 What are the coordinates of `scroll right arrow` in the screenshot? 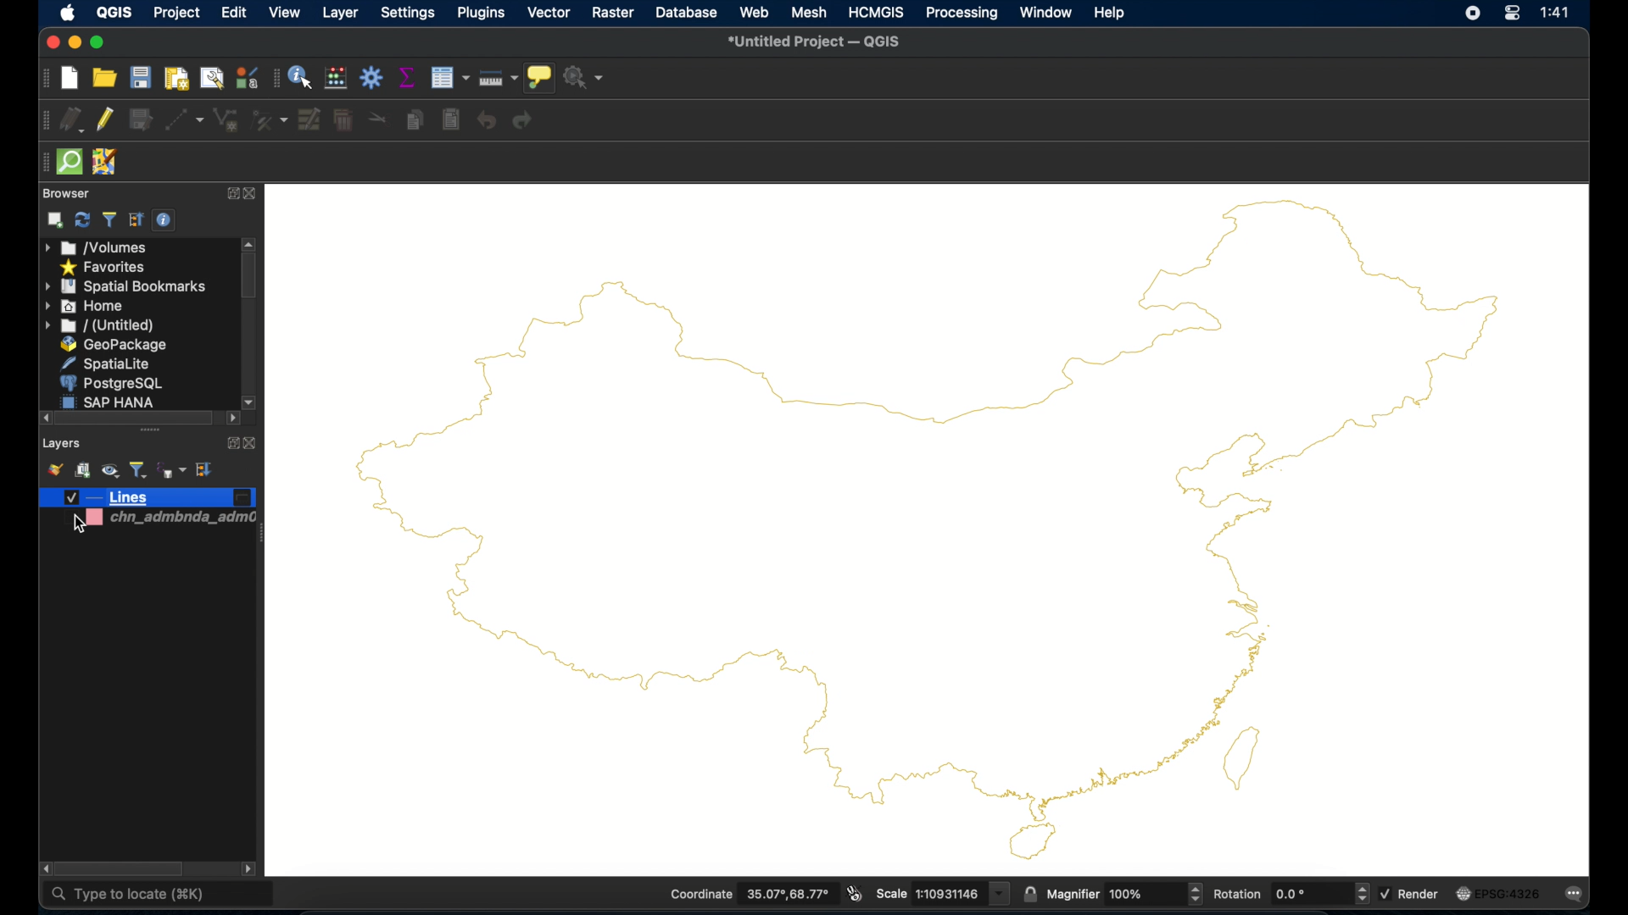 It's located at (42, 868).